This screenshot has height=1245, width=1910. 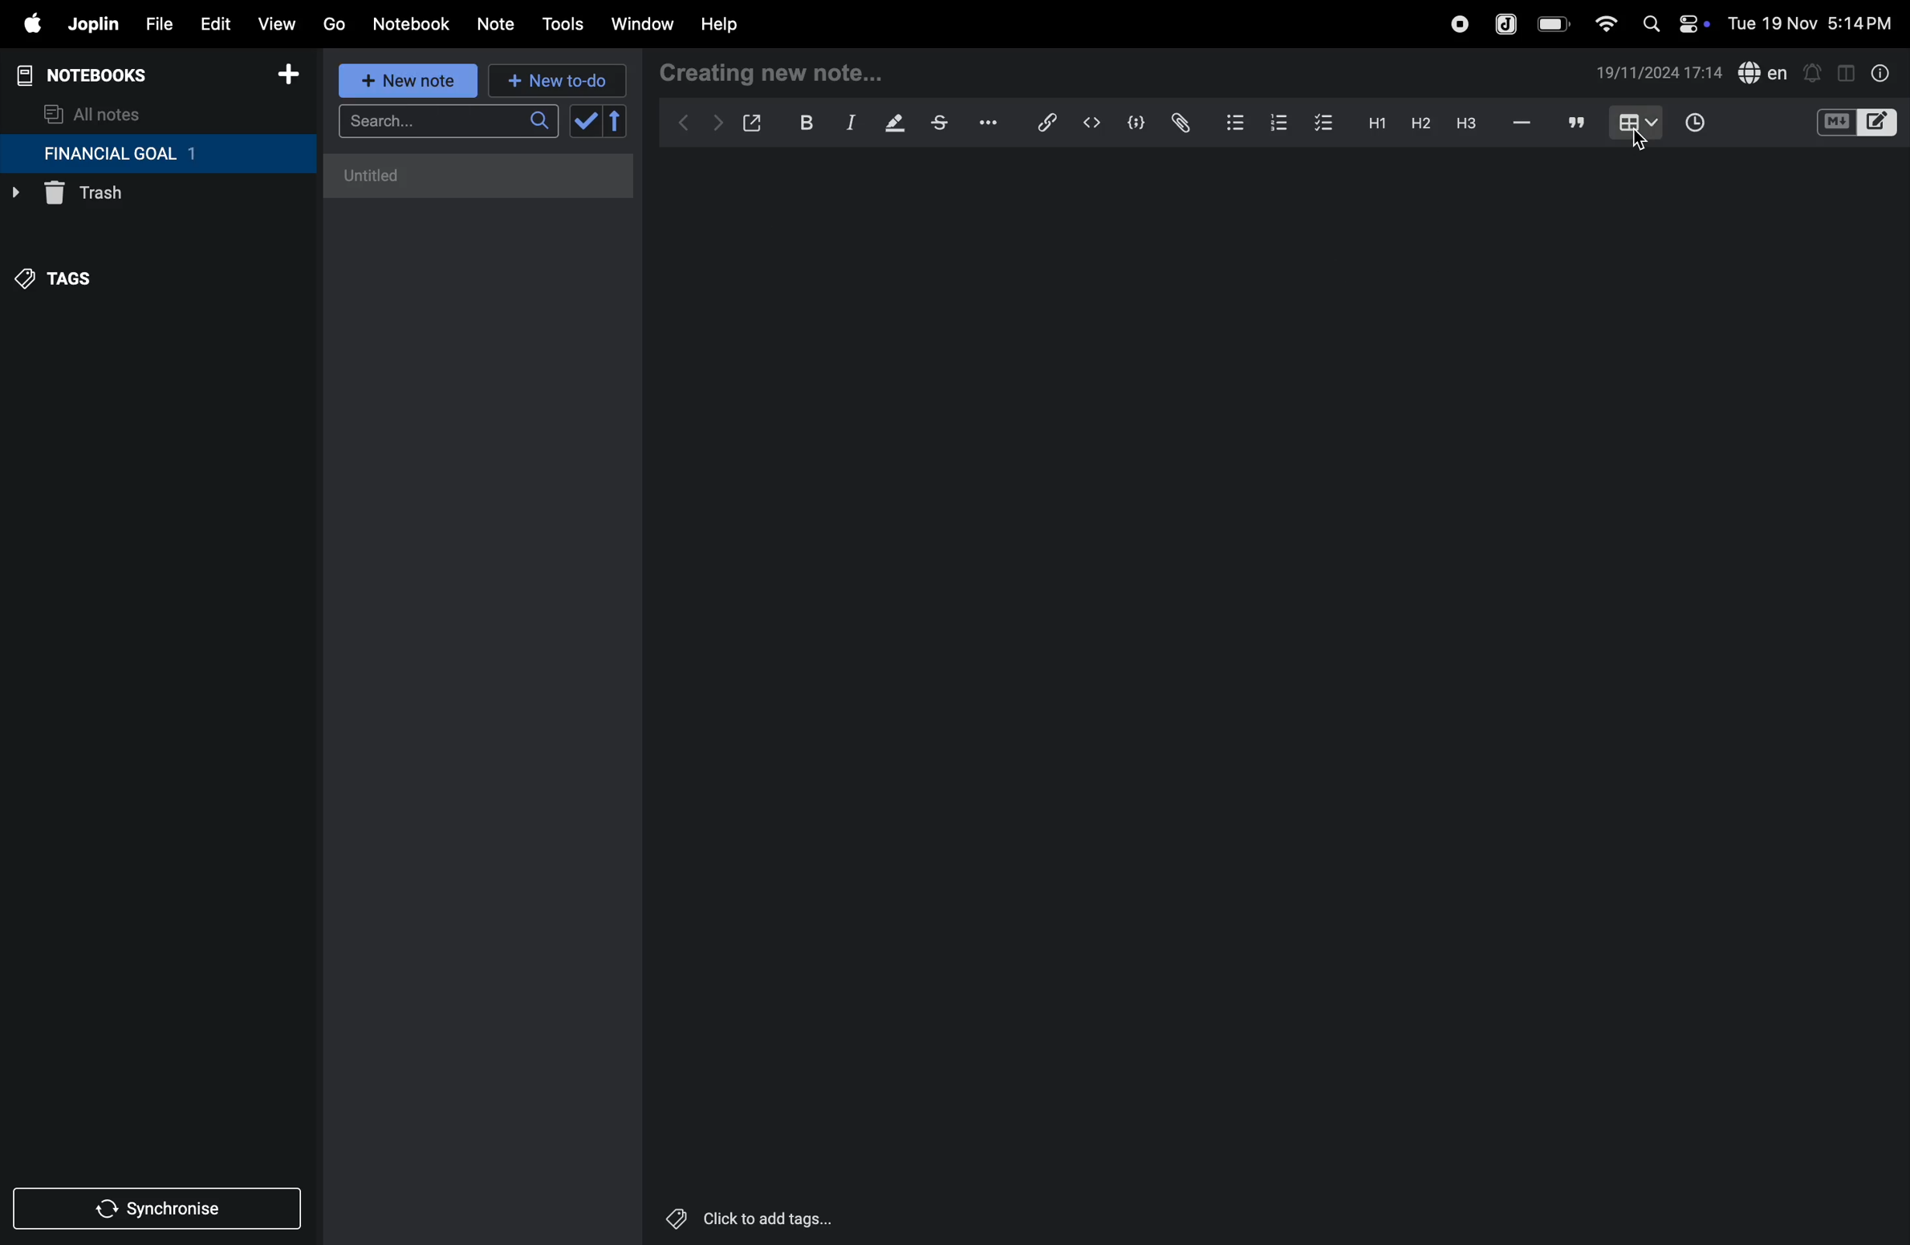 What do you see at coordinates (848, 123) in the screenshot?
I see `itallic` at bounding box center [848, 123].